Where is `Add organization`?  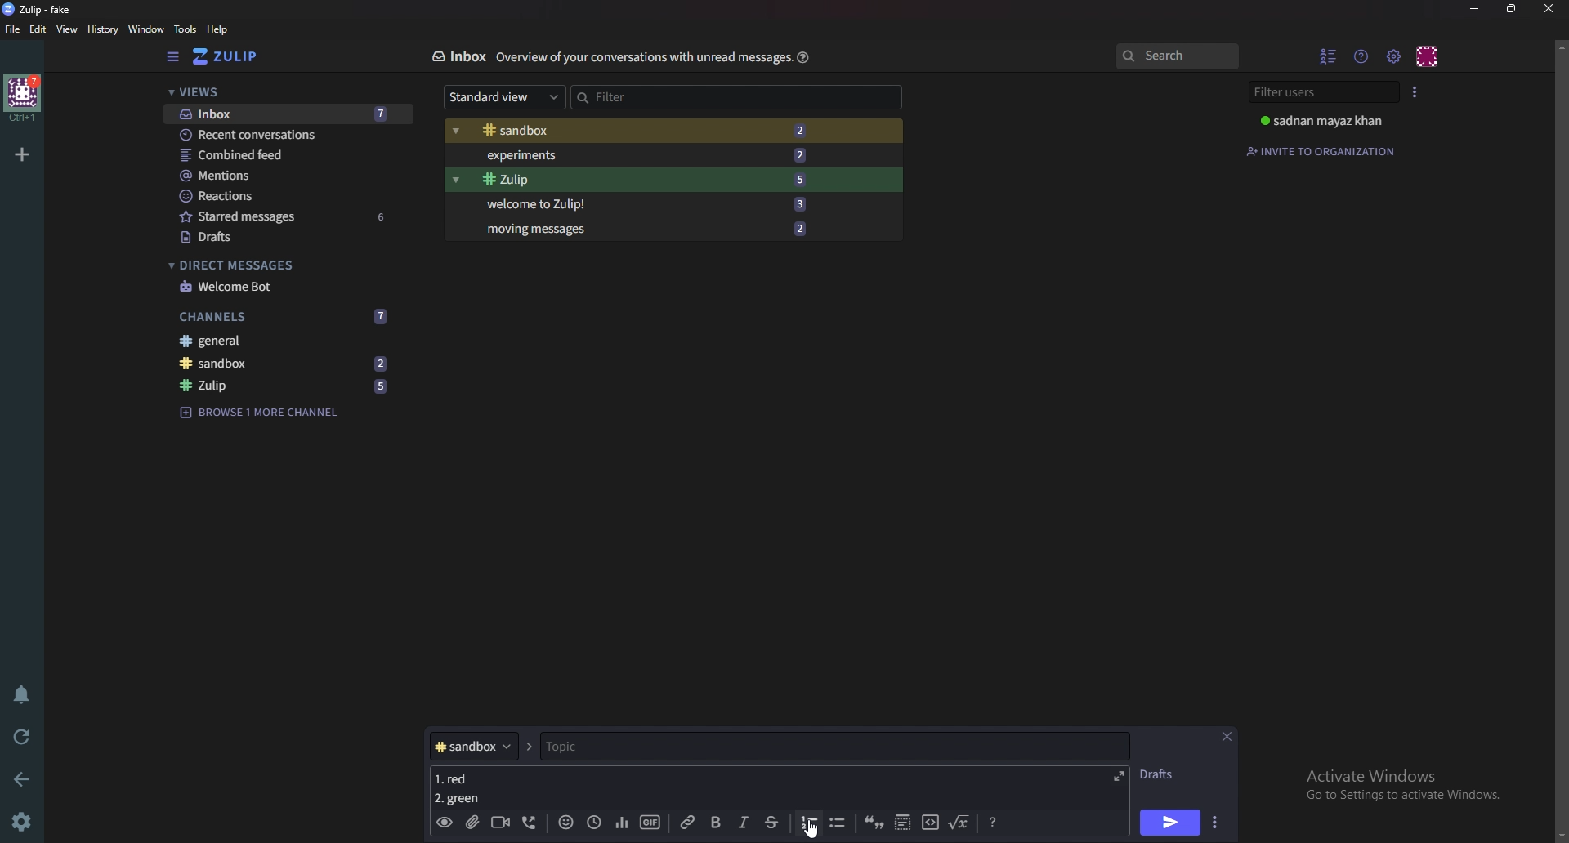 Add organization is located at coordinates (24, 152).